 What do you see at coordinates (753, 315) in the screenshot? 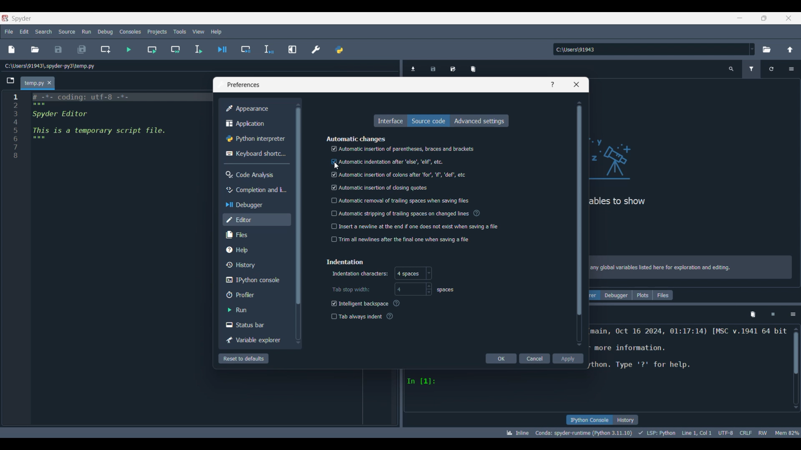
I see `Remove all variables from namespace` at bounding box center [753, 315].